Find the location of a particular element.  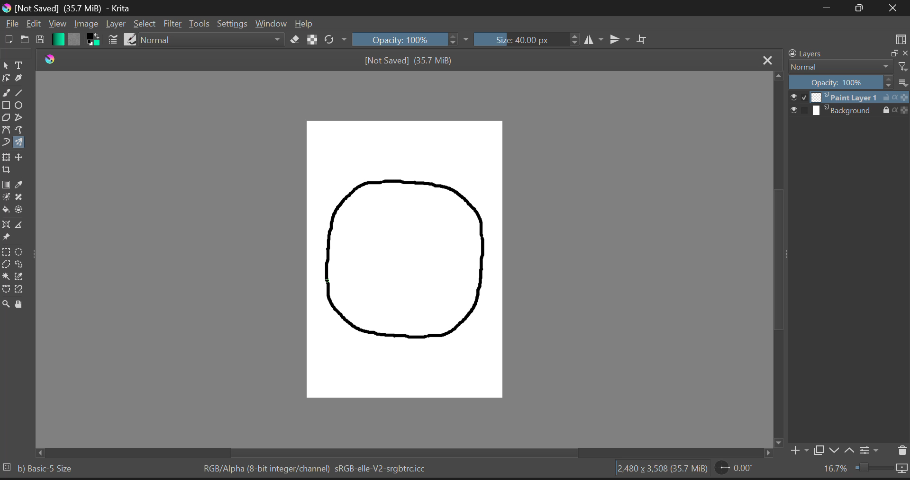

Eyedropper is located at coordinates (23, 183).